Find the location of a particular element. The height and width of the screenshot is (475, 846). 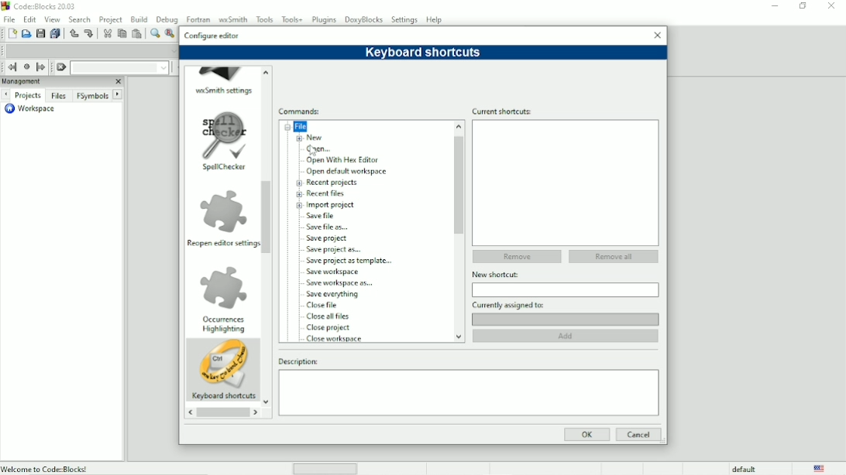

Help is located at coordinates (435, 19).